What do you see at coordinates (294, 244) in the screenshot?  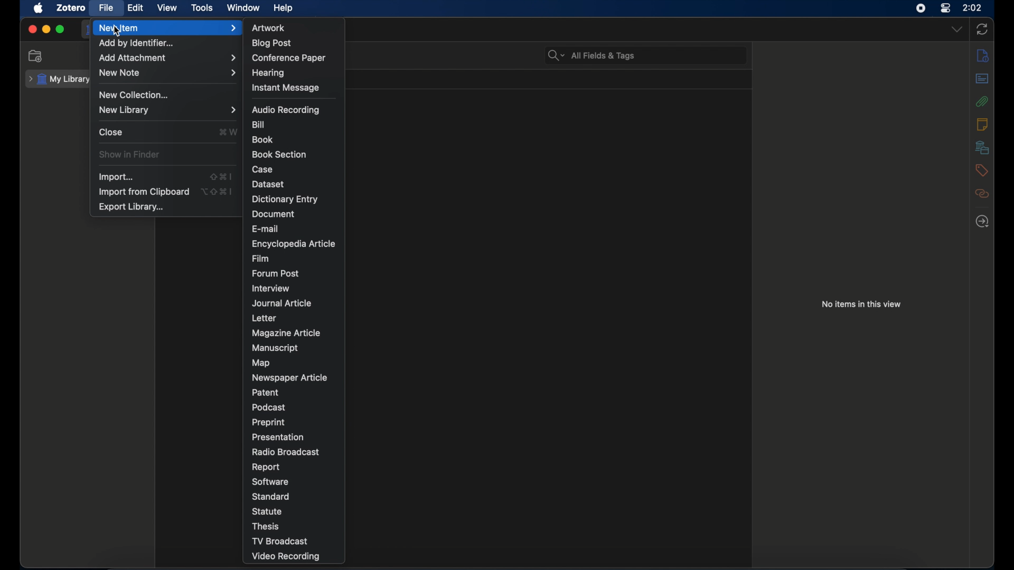 I see `encyclopedia article` at bounding box center [294, 244].